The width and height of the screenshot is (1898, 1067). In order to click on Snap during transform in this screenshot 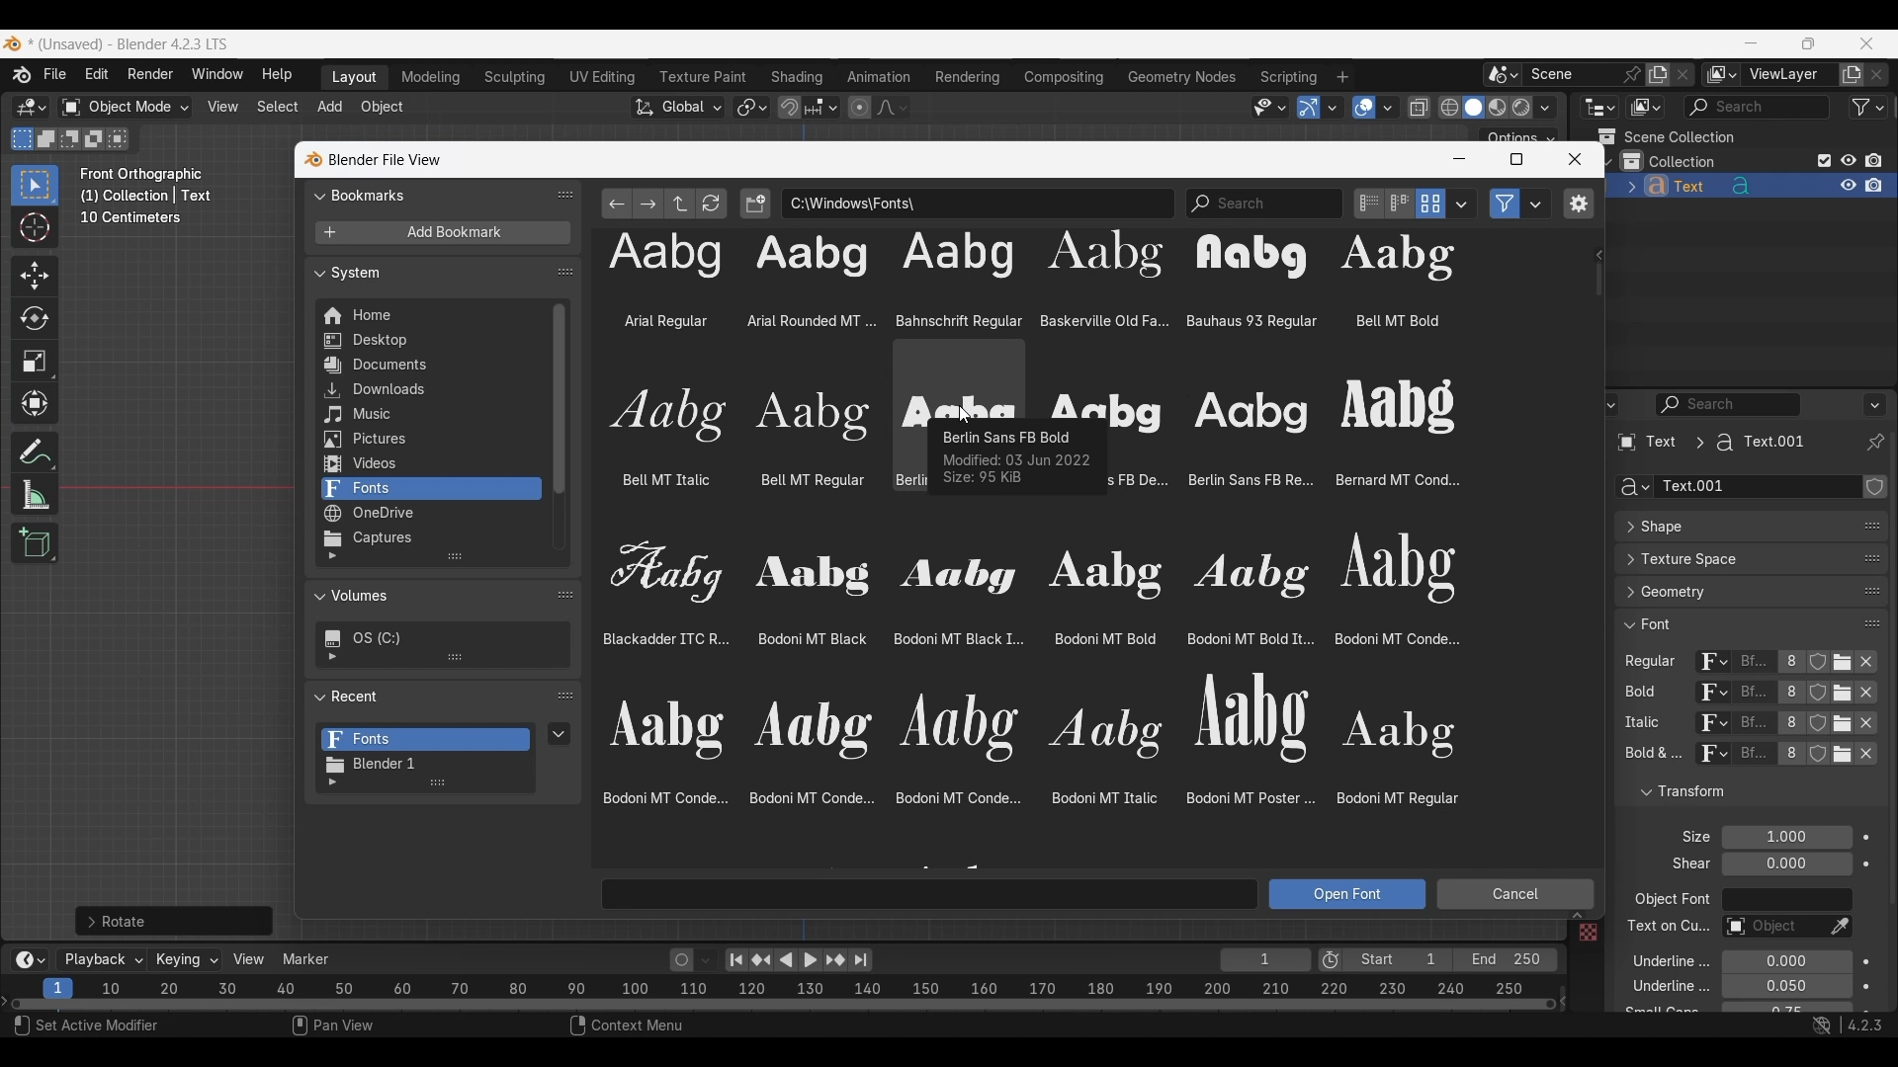, I will do `click(790, 107)`.